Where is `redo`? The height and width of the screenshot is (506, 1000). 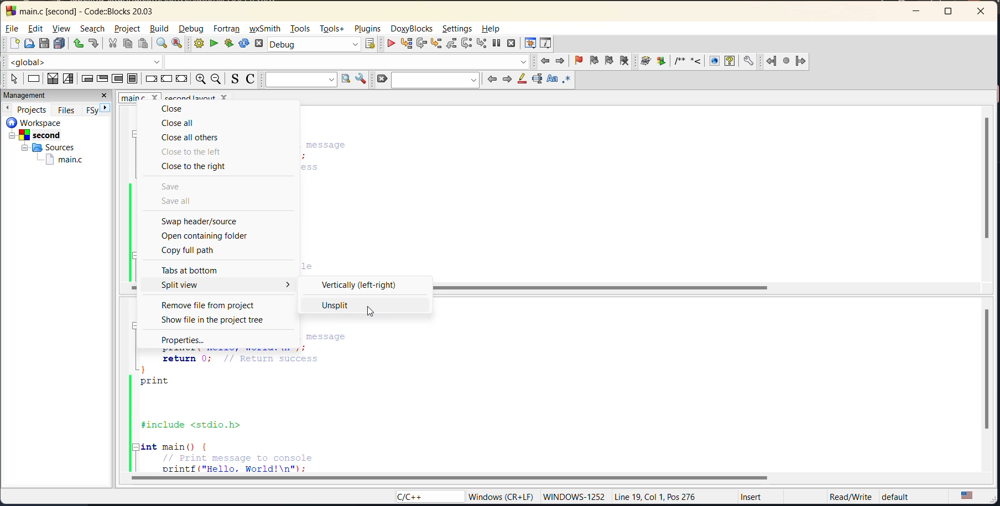
redo is located at coordinates (94, 44).